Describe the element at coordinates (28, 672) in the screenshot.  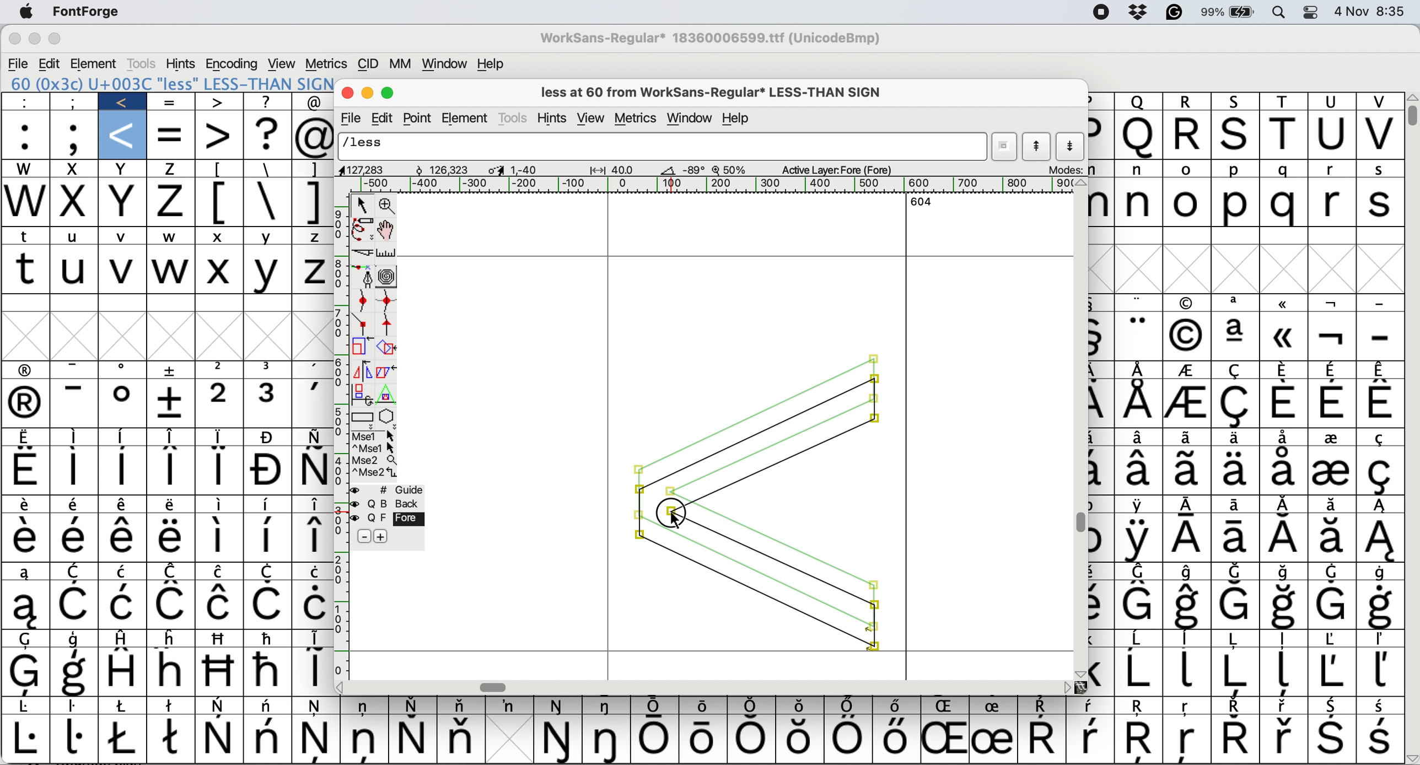
I see `Symbol` at that location.